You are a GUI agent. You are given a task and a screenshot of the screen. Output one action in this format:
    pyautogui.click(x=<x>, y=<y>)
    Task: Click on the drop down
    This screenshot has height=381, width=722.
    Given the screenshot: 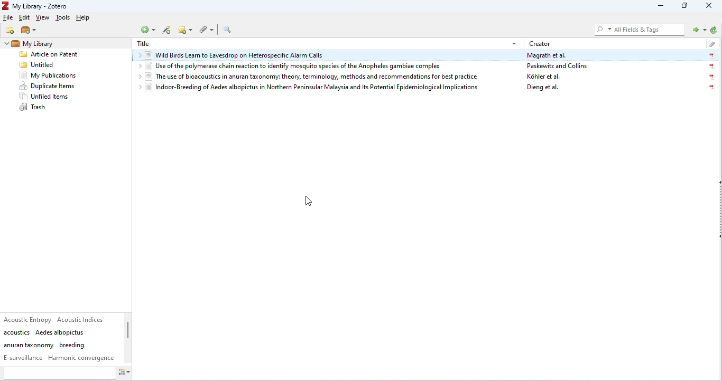 What is the action you would take?
    pyautogui.click(x=514, y=43)
    